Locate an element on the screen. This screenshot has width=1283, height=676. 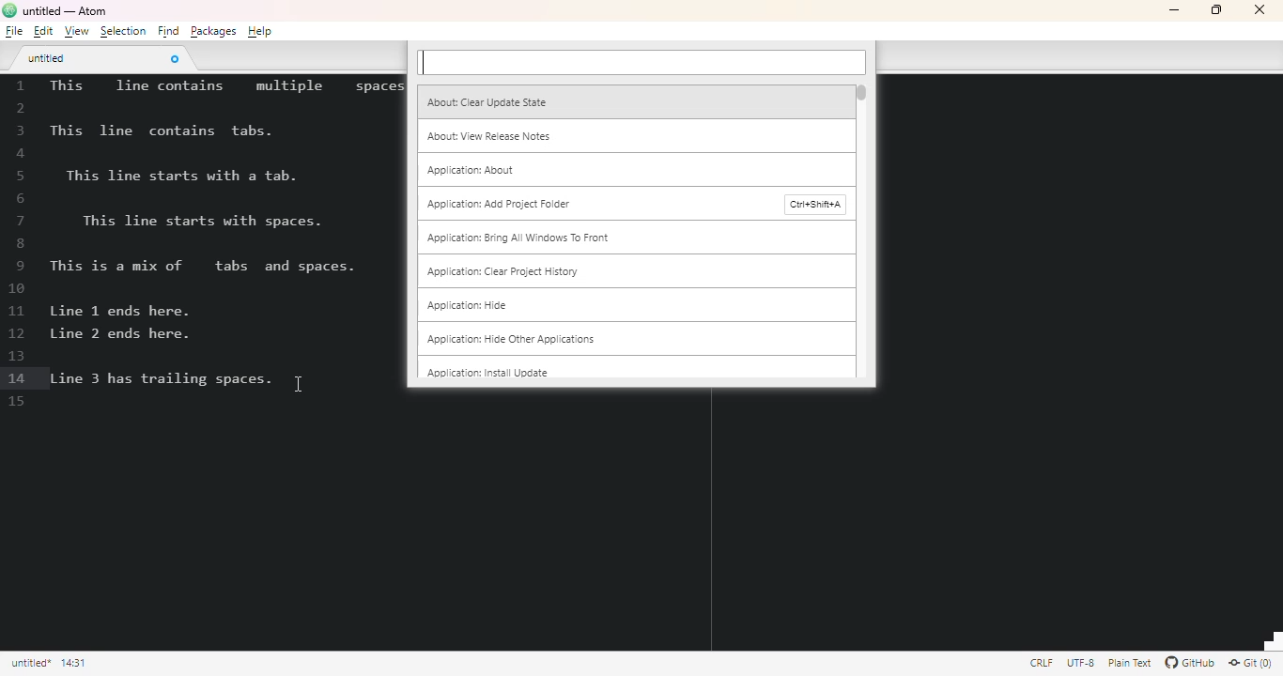
file uses CRLF file endings is located at coordinates (1042, 662).